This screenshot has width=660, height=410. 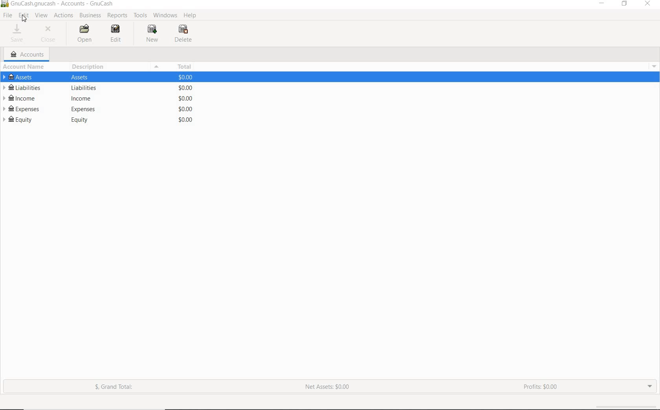 What do you see at coordinates (42, 16) in the screenshot?
I see `VIEW` at bounding box center [42, 16].